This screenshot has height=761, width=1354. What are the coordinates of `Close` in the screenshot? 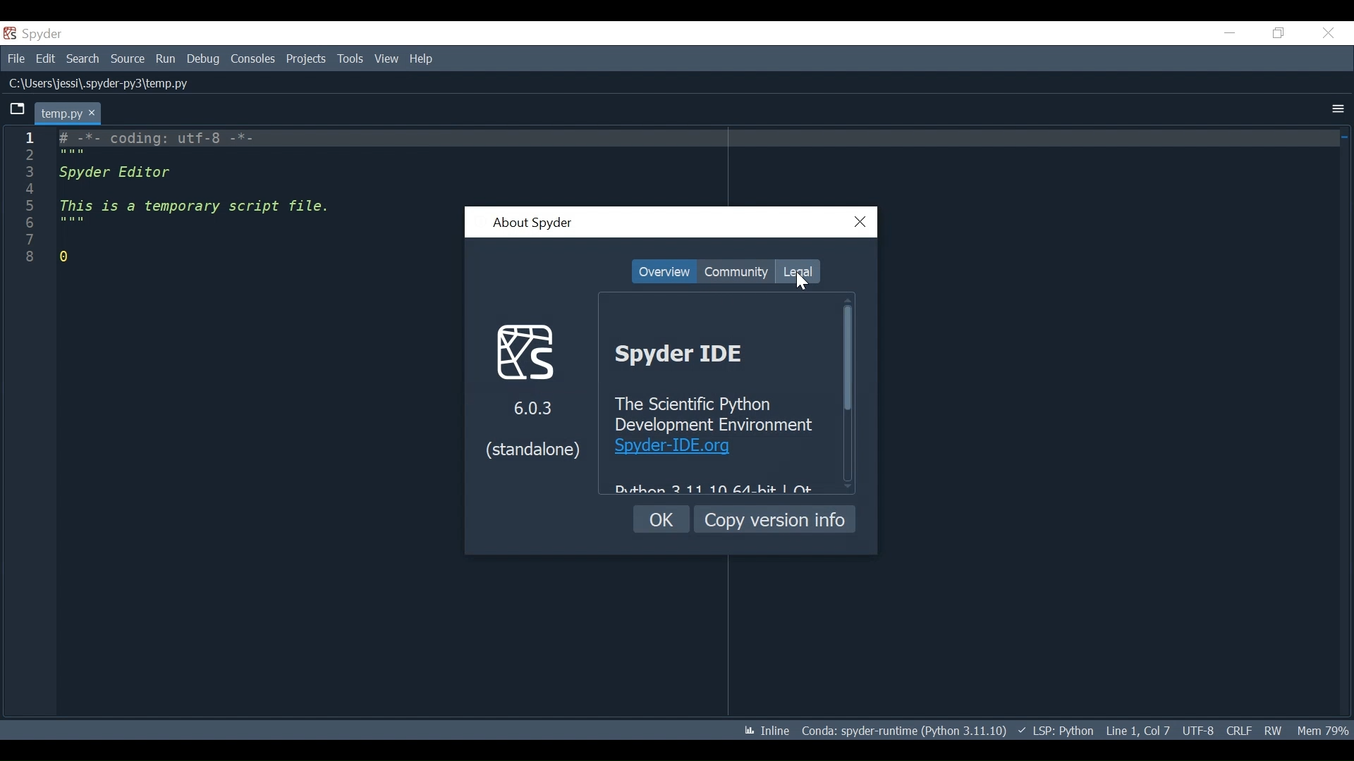 It's located at (1328, 33).